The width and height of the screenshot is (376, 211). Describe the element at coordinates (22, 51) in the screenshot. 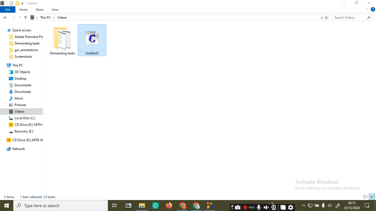

I see `folder` at that location.